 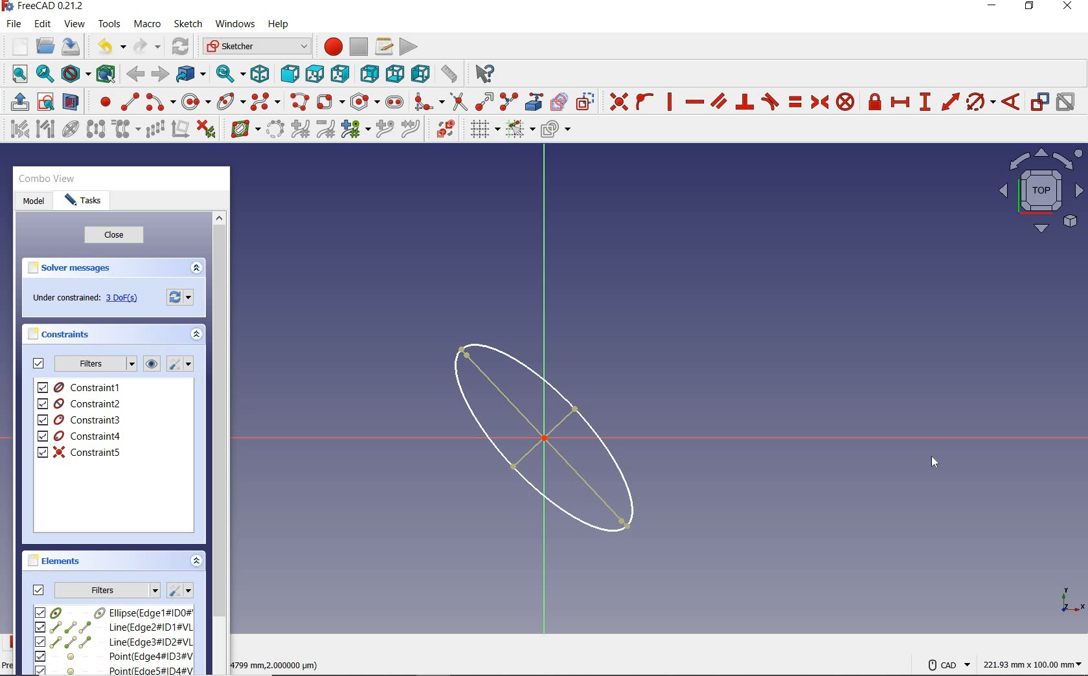 What do you see at coordinates (155, 130) in the screenshot?
I see `rectangular array` at bounding box center [155, 130].